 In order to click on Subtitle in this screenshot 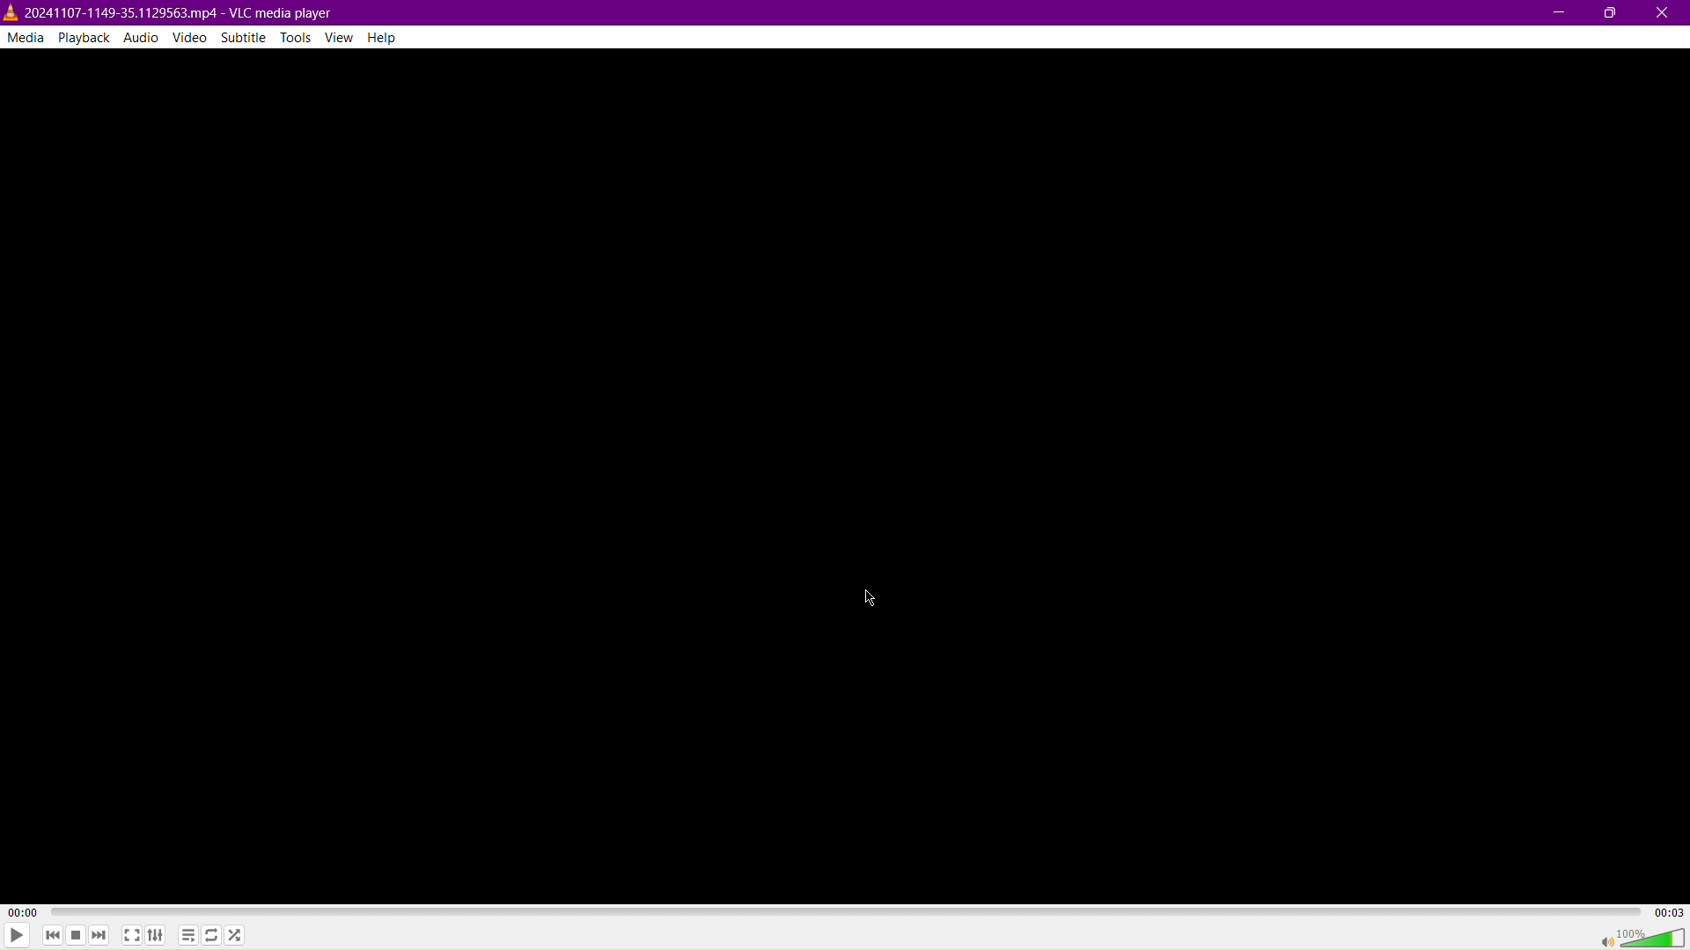, I will do `click(245, 37)`.